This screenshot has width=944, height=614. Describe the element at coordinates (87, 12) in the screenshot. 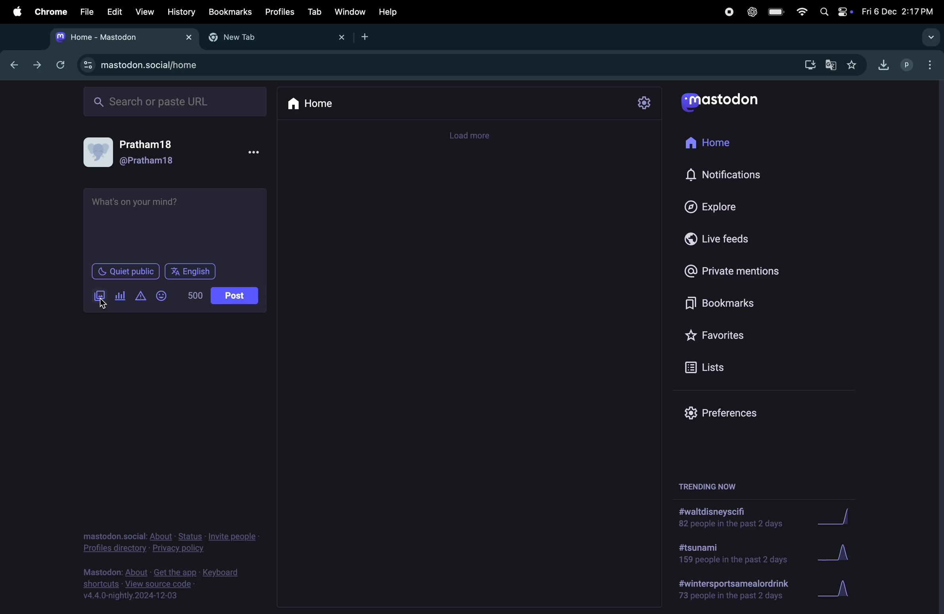

I see `file` at that location.